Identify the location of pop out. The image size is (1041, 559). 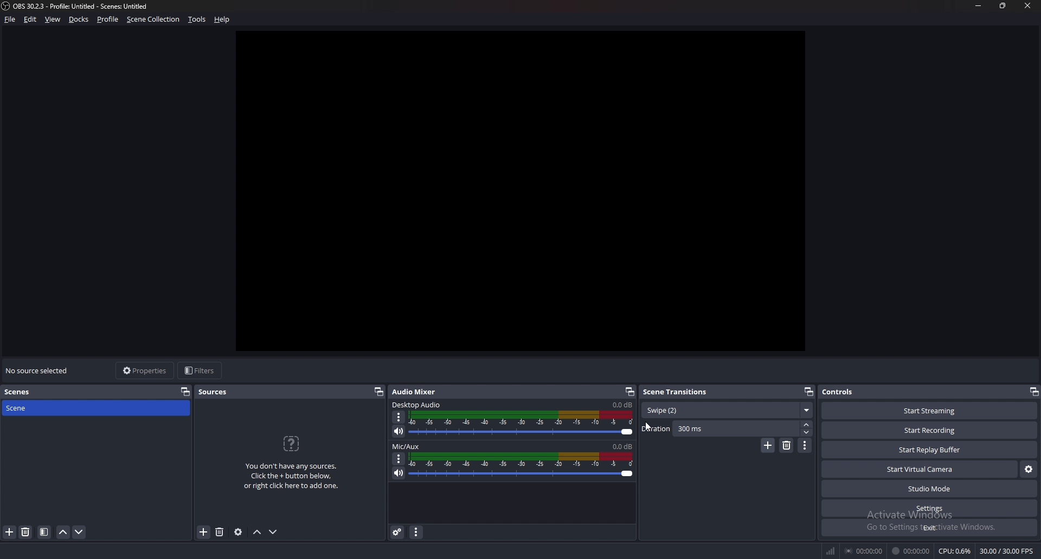
(630, 392).